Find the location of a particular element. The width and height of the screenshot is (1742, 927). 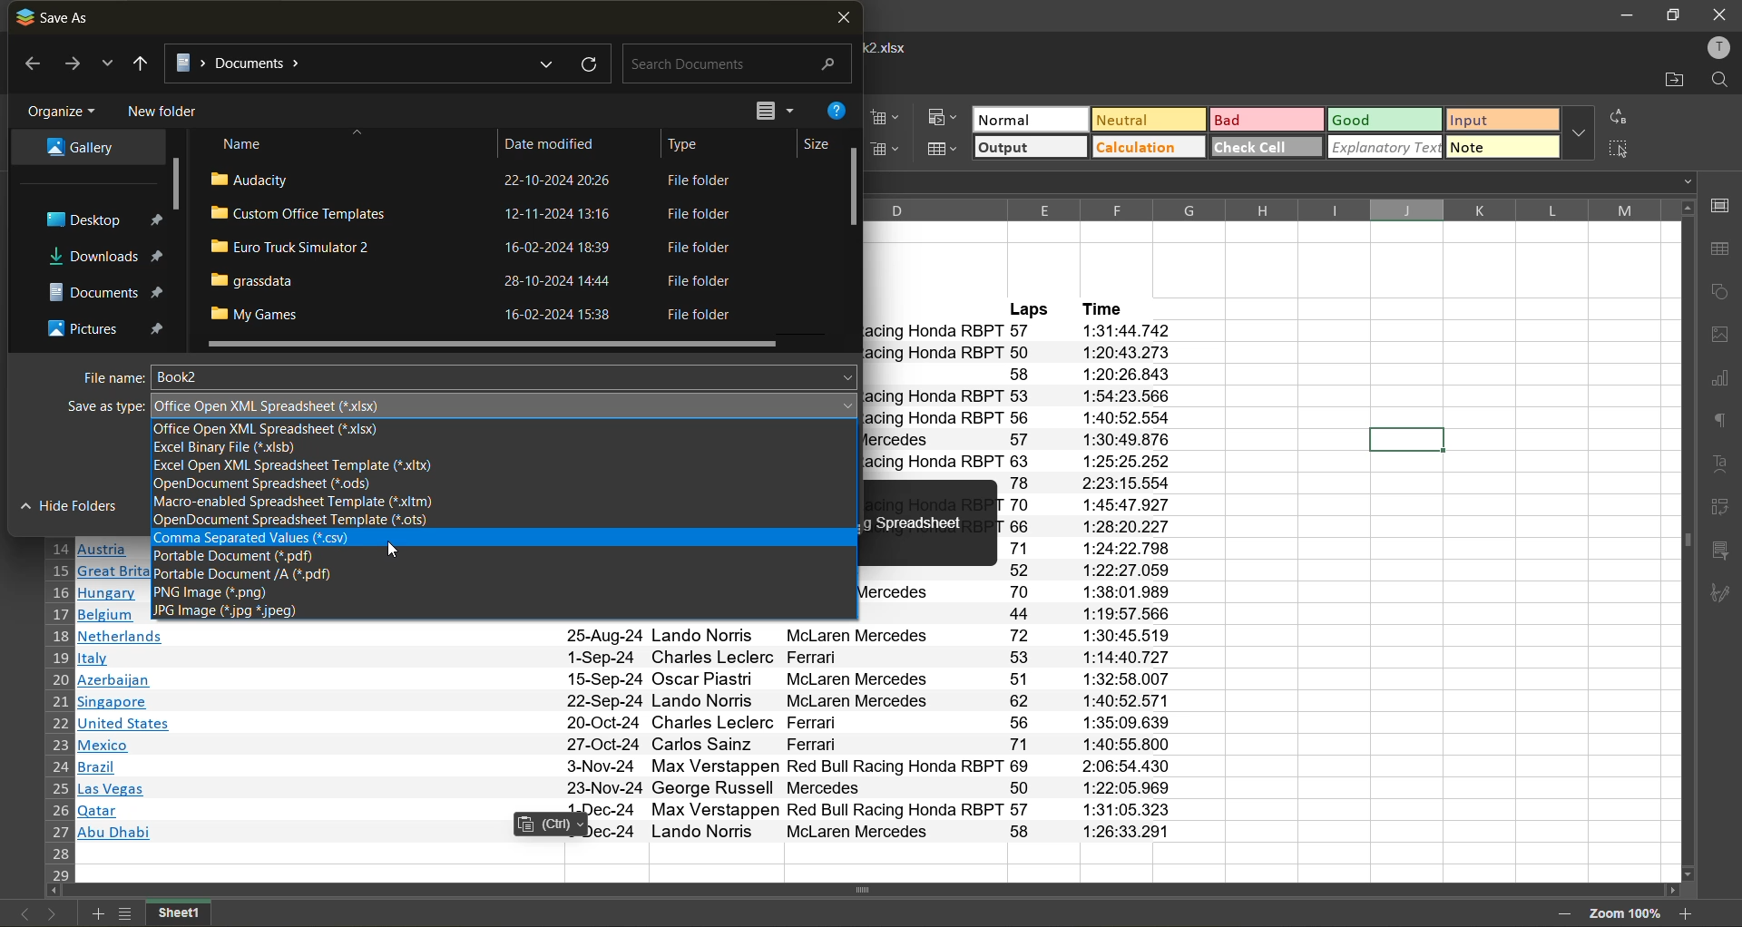

shapes is located at coordinates (1721, 296).